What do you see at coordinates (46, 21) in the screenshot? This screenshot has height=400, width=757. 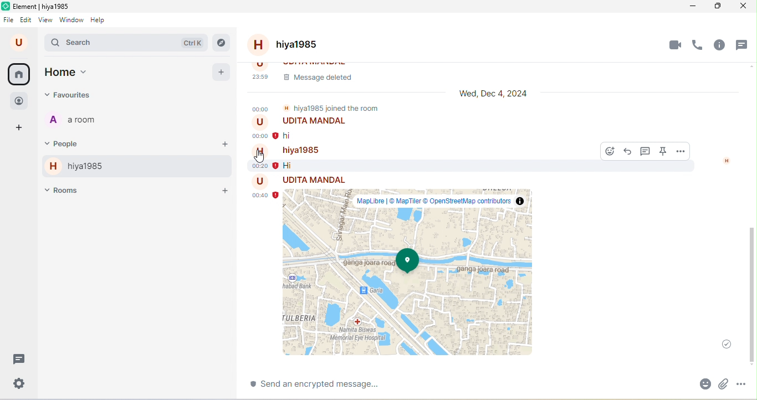 I see `view` at bounding box center [46, 21].